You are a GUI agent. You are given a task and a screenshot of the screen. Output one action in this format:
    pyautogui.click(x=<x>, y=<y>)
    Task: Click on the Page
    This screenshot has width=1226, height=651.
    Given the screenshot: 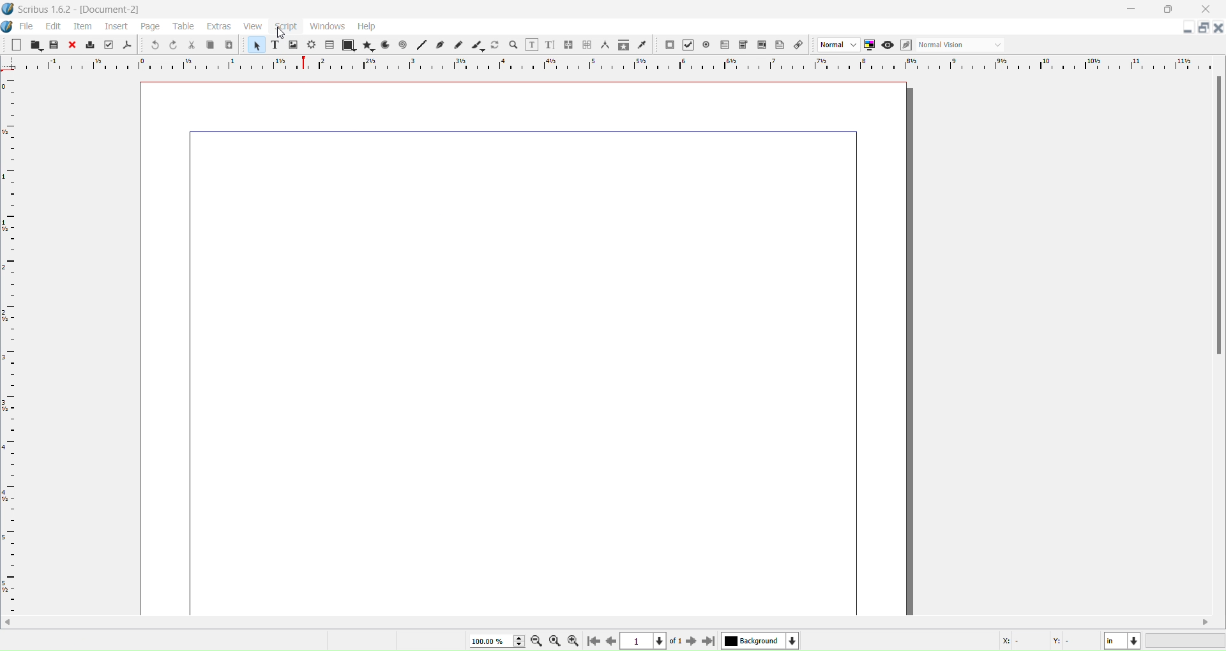 What is the action you would take?
    pyautogui.click(x=150, y=28)
    